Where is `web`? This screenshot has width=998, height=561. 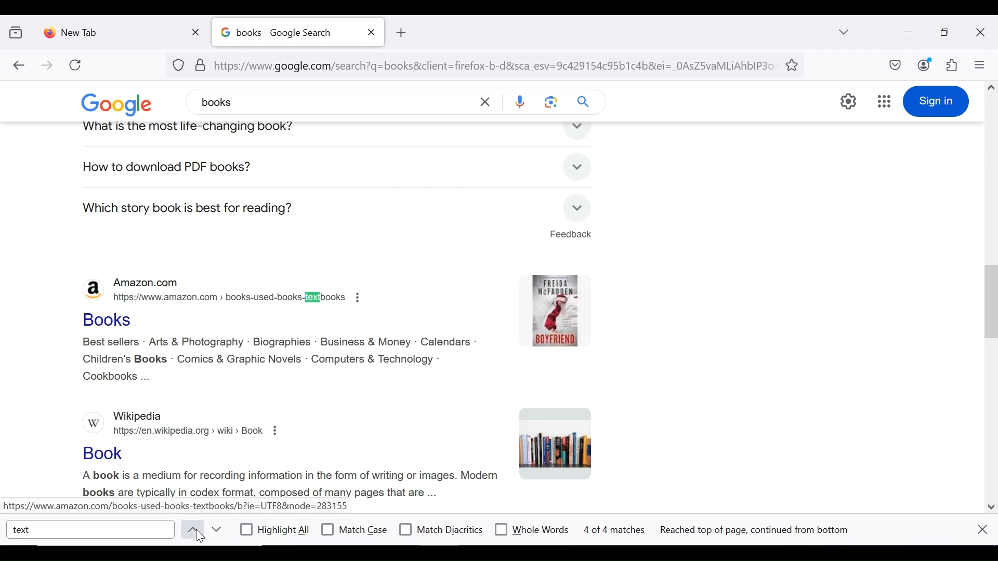 web is located at coordinates (319, 167).